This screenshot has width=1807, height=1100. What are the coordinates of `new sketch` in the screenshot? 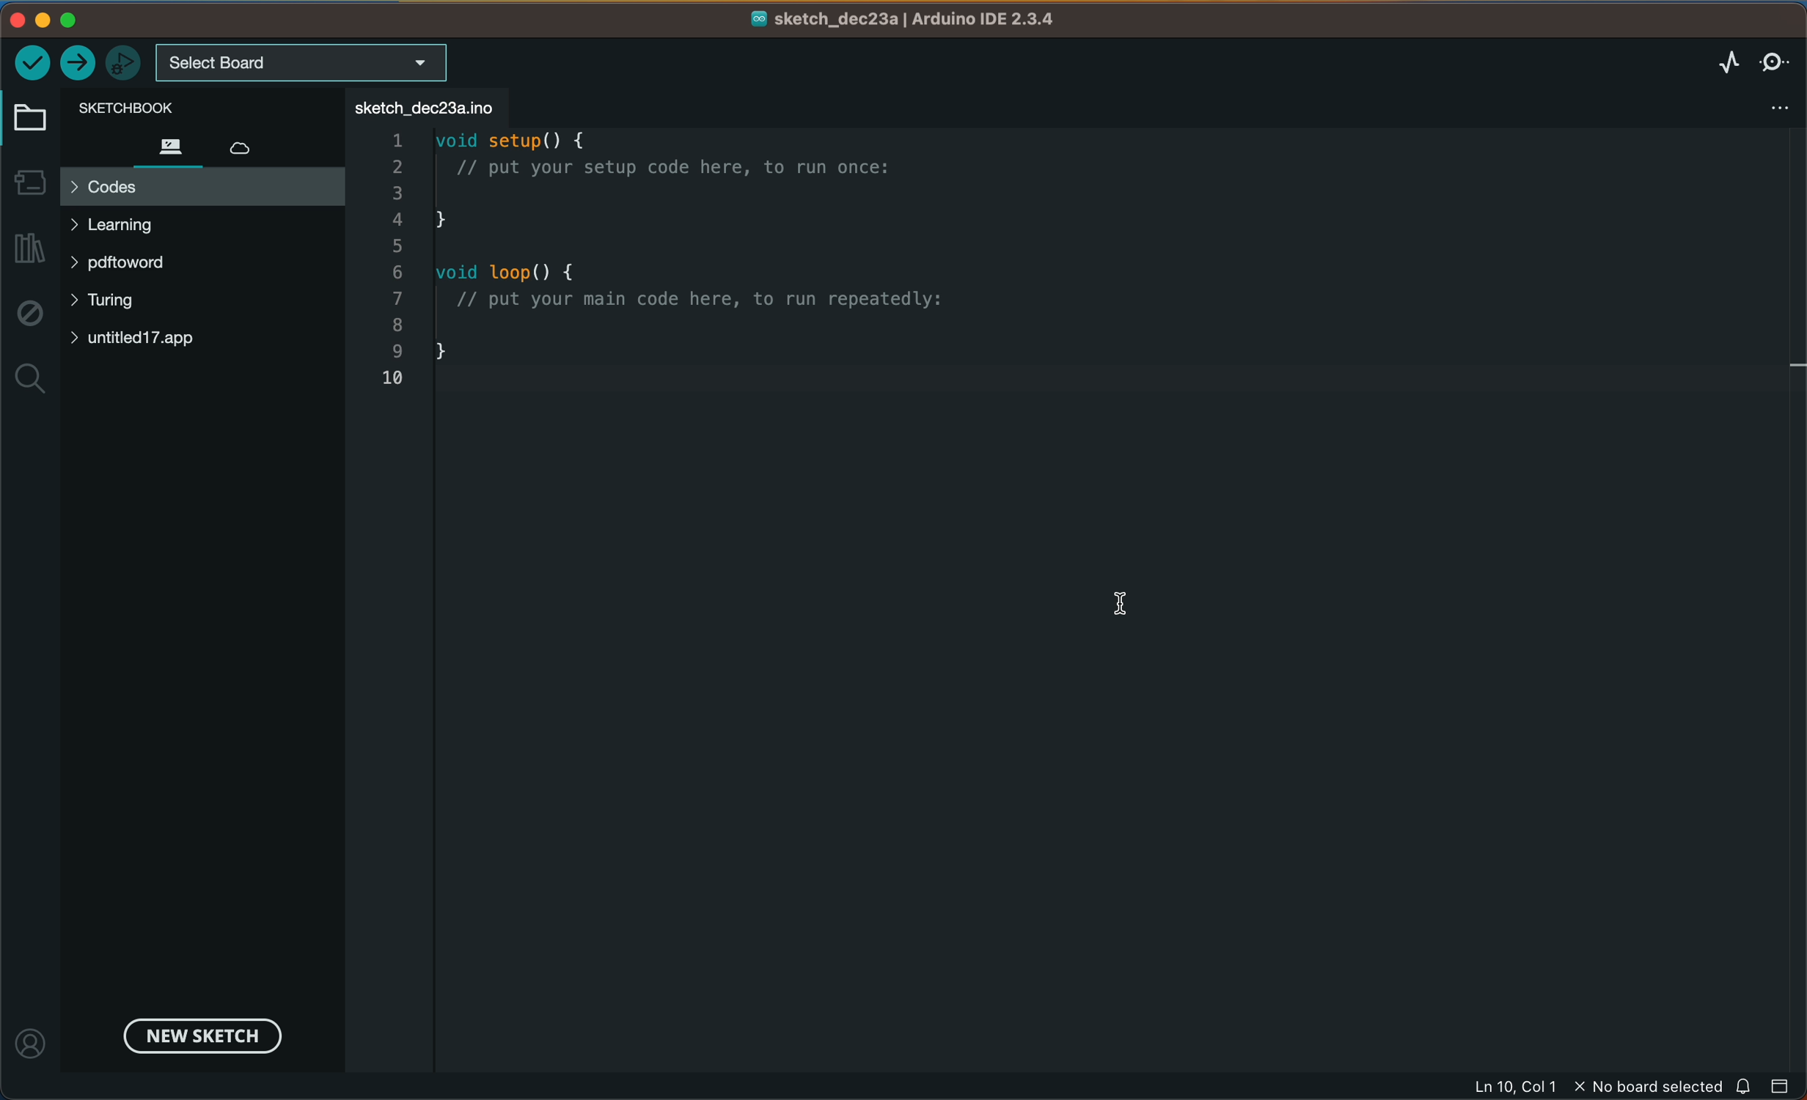 It's located at (207, 1036).